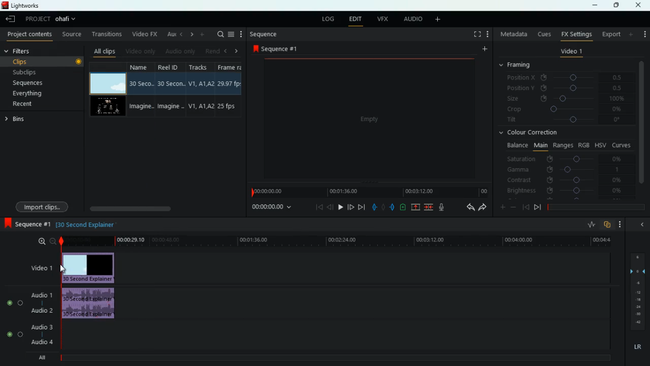 The width and height of the screenshot is (650, 366). What do you see at coordinates (374, 206) in the screenshot?
I see `pull` at bounding box center [374, 206].